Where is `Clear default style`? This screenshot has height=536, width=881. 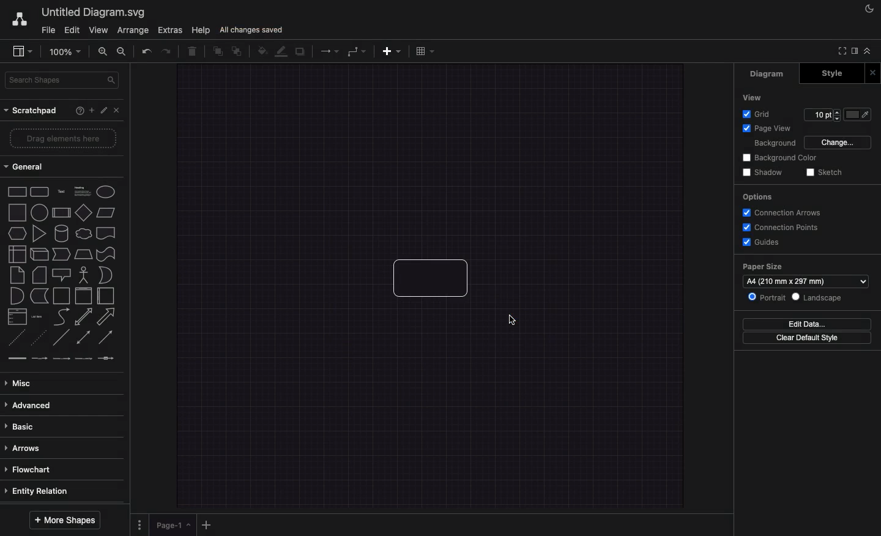 Clear default style is located at coordinates (809, 338).